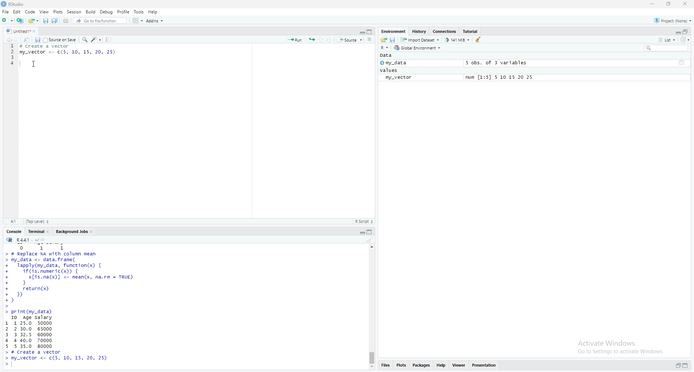 Image resolution: width=694 pixels, height=372 pixels. What do you see at coordinates (686, 365) in the screenshot?
I see `collapse` at bounding box center [686, 365].